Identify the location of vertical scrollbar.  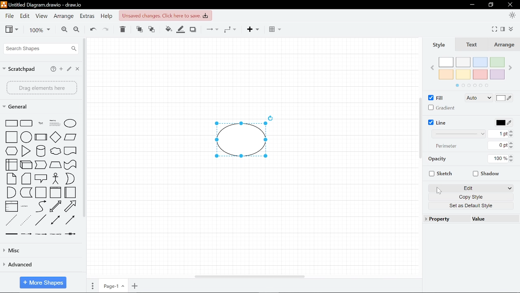
(420, 128).